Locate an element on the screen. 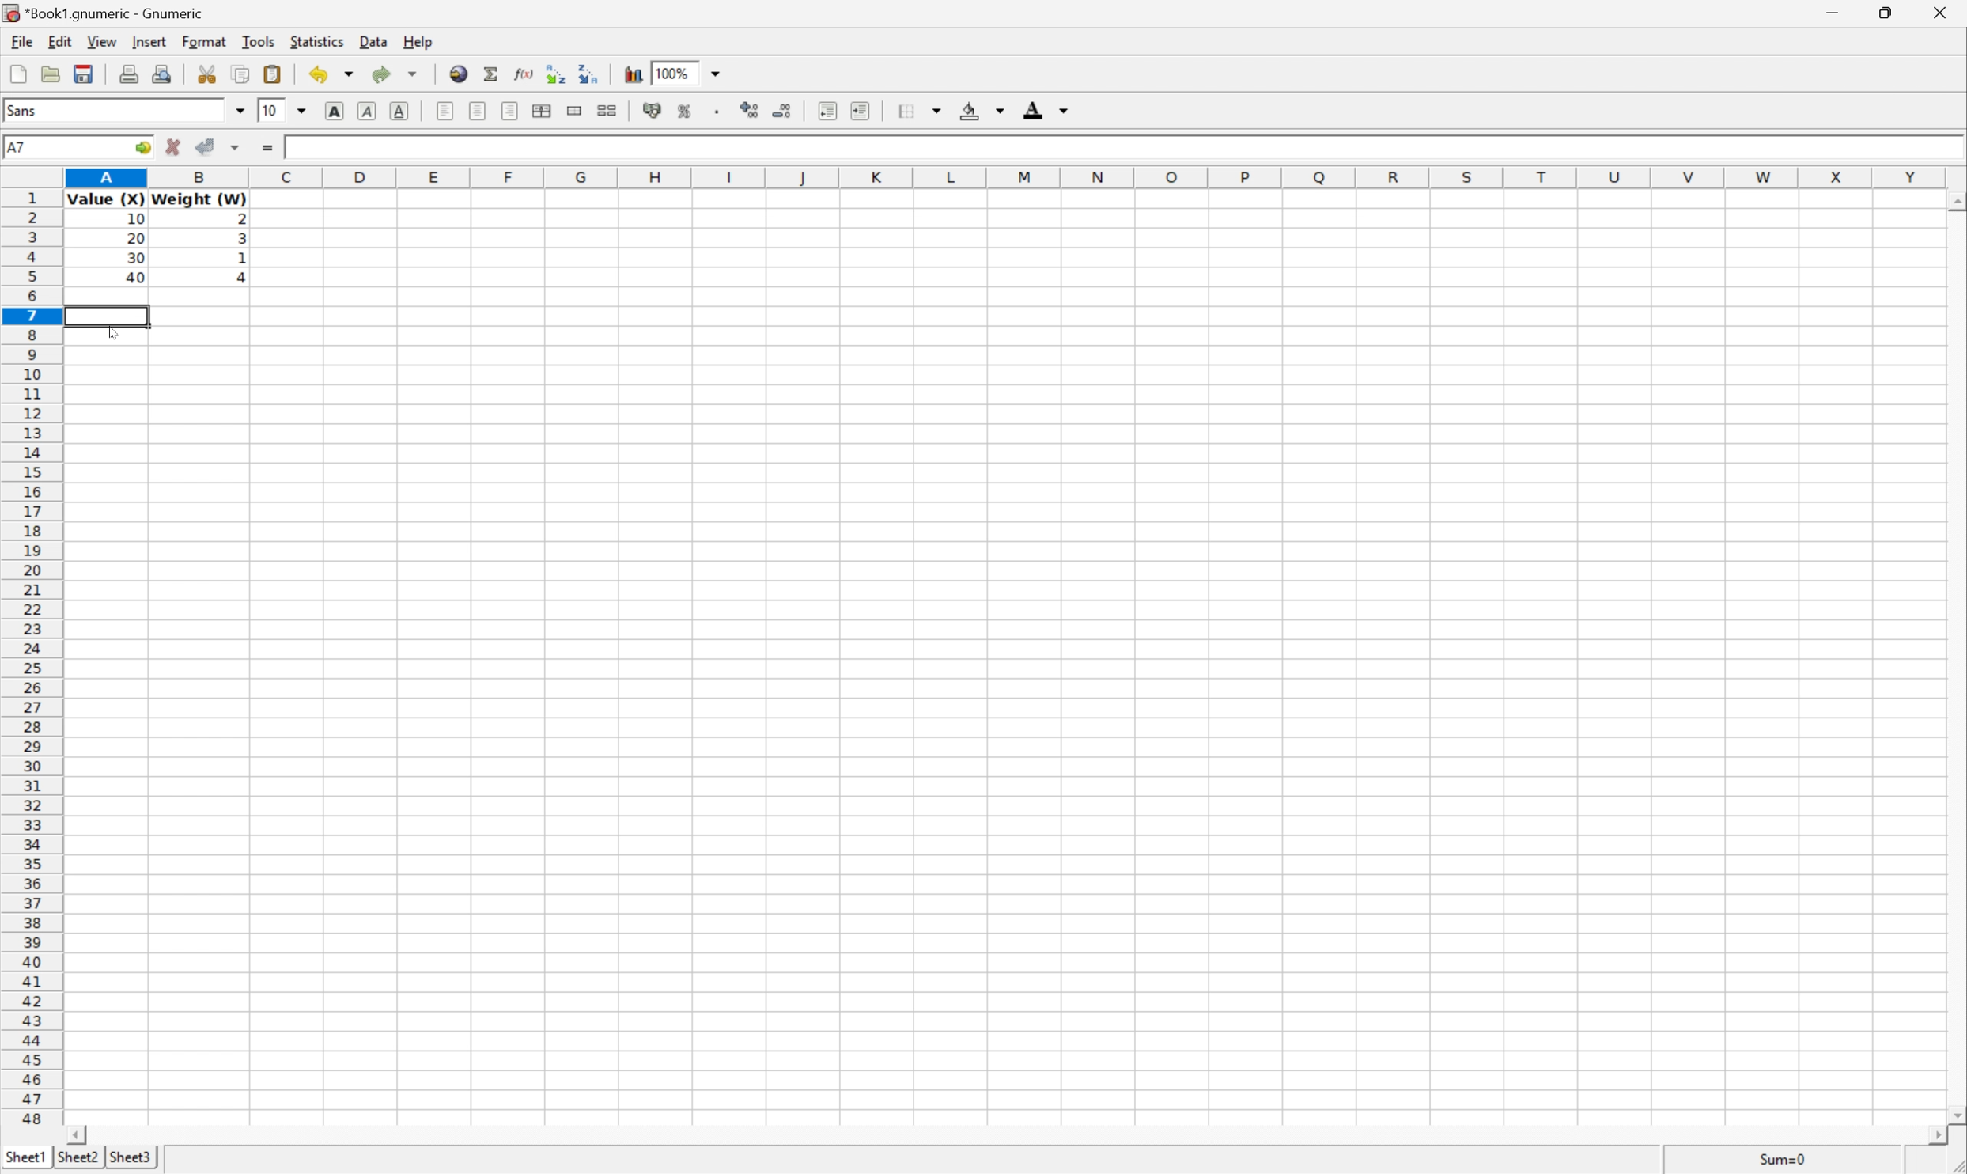  Sum = 0 is located at coordinates (1784, 1157).